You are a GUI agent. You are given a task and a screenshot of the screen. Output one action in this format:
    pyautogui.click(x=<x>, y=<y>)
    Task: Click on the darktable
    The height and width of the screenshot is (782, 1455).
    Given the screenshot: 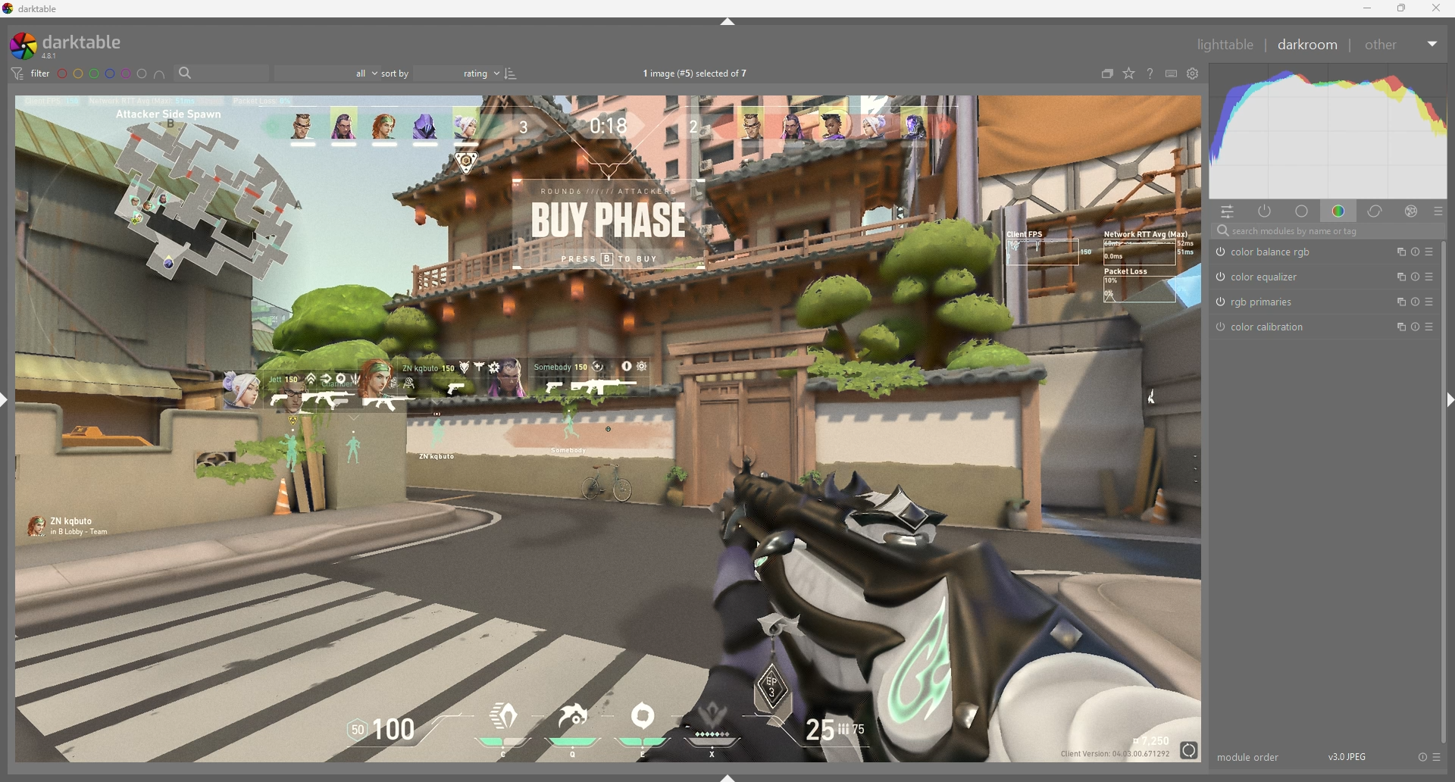 What is the action you would take?
    pyautogui.click(x=72, y=45)
    